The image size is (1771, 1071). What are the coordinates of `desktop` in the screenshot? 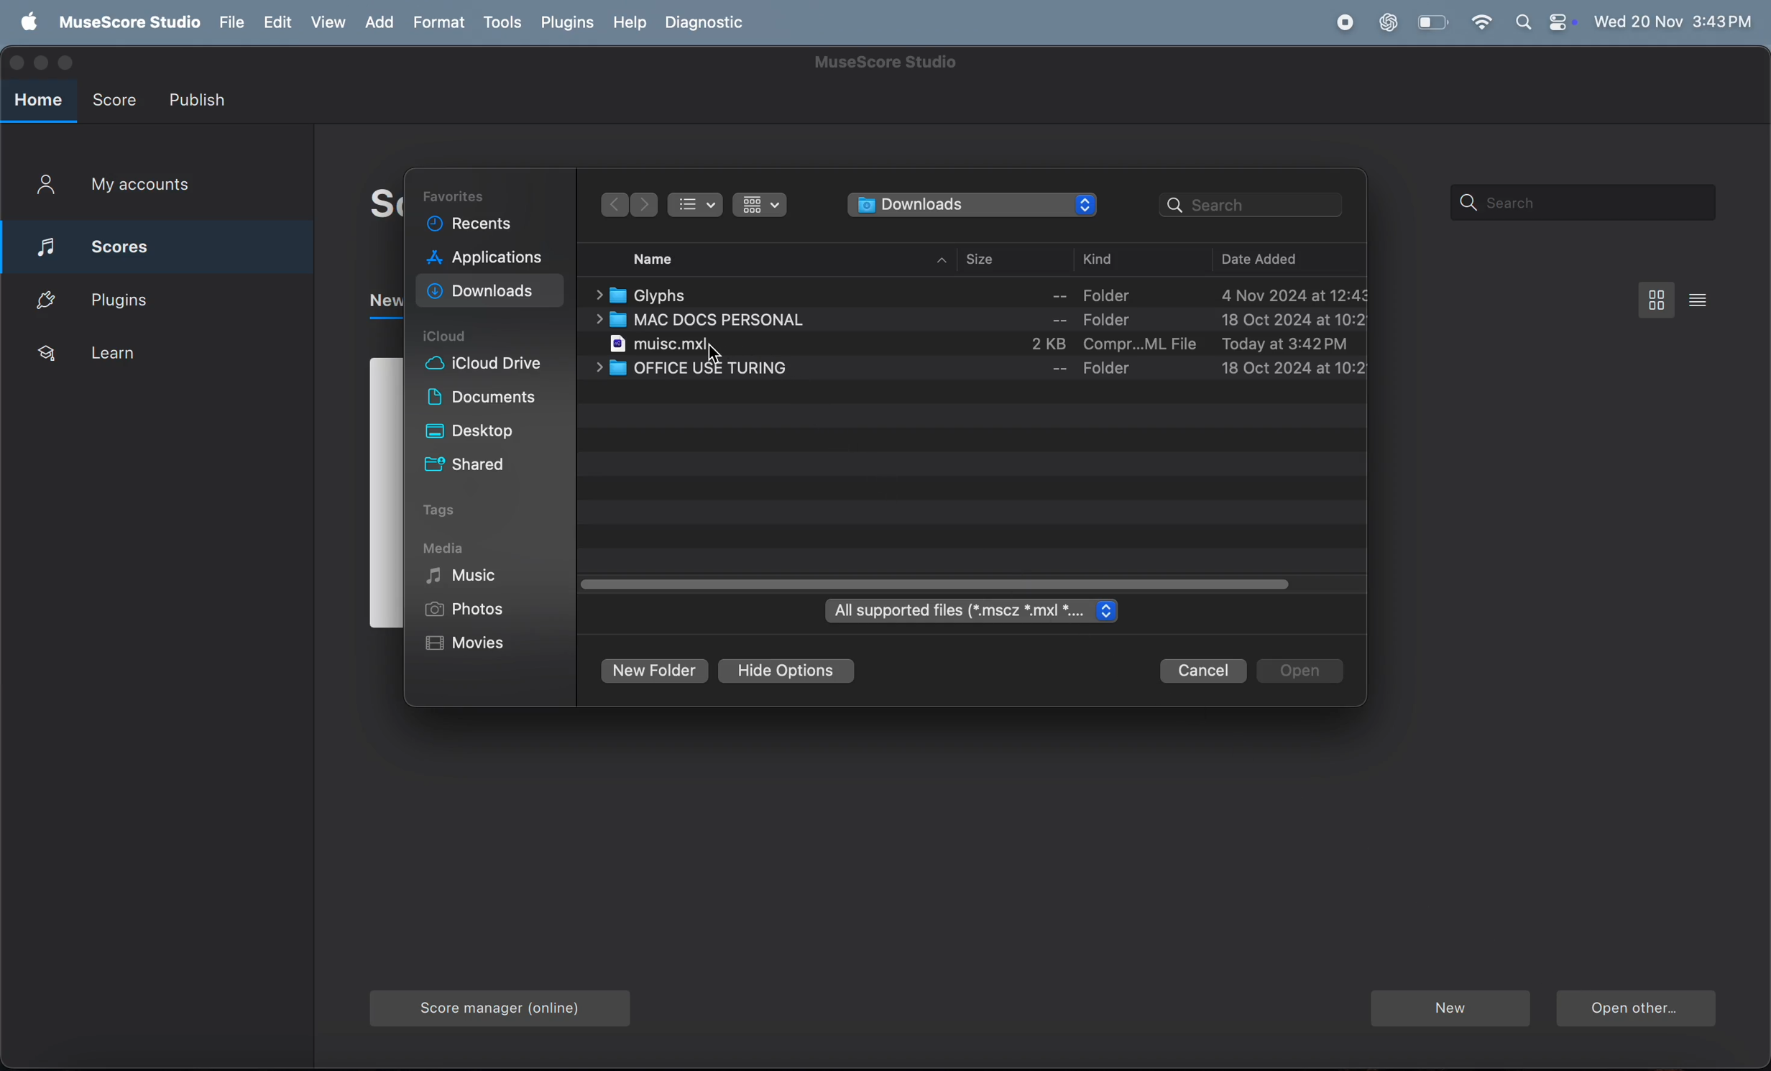 It's located at (479, 432).